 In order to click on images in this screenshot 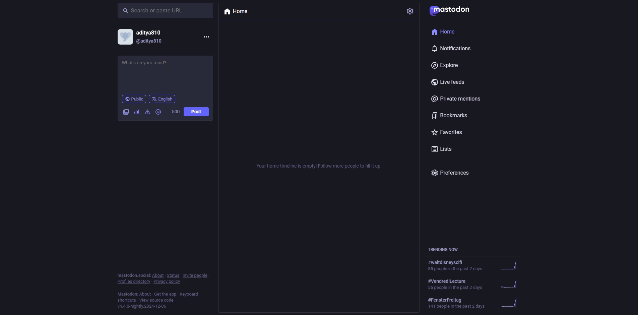, I will do `click(126, 112)`.